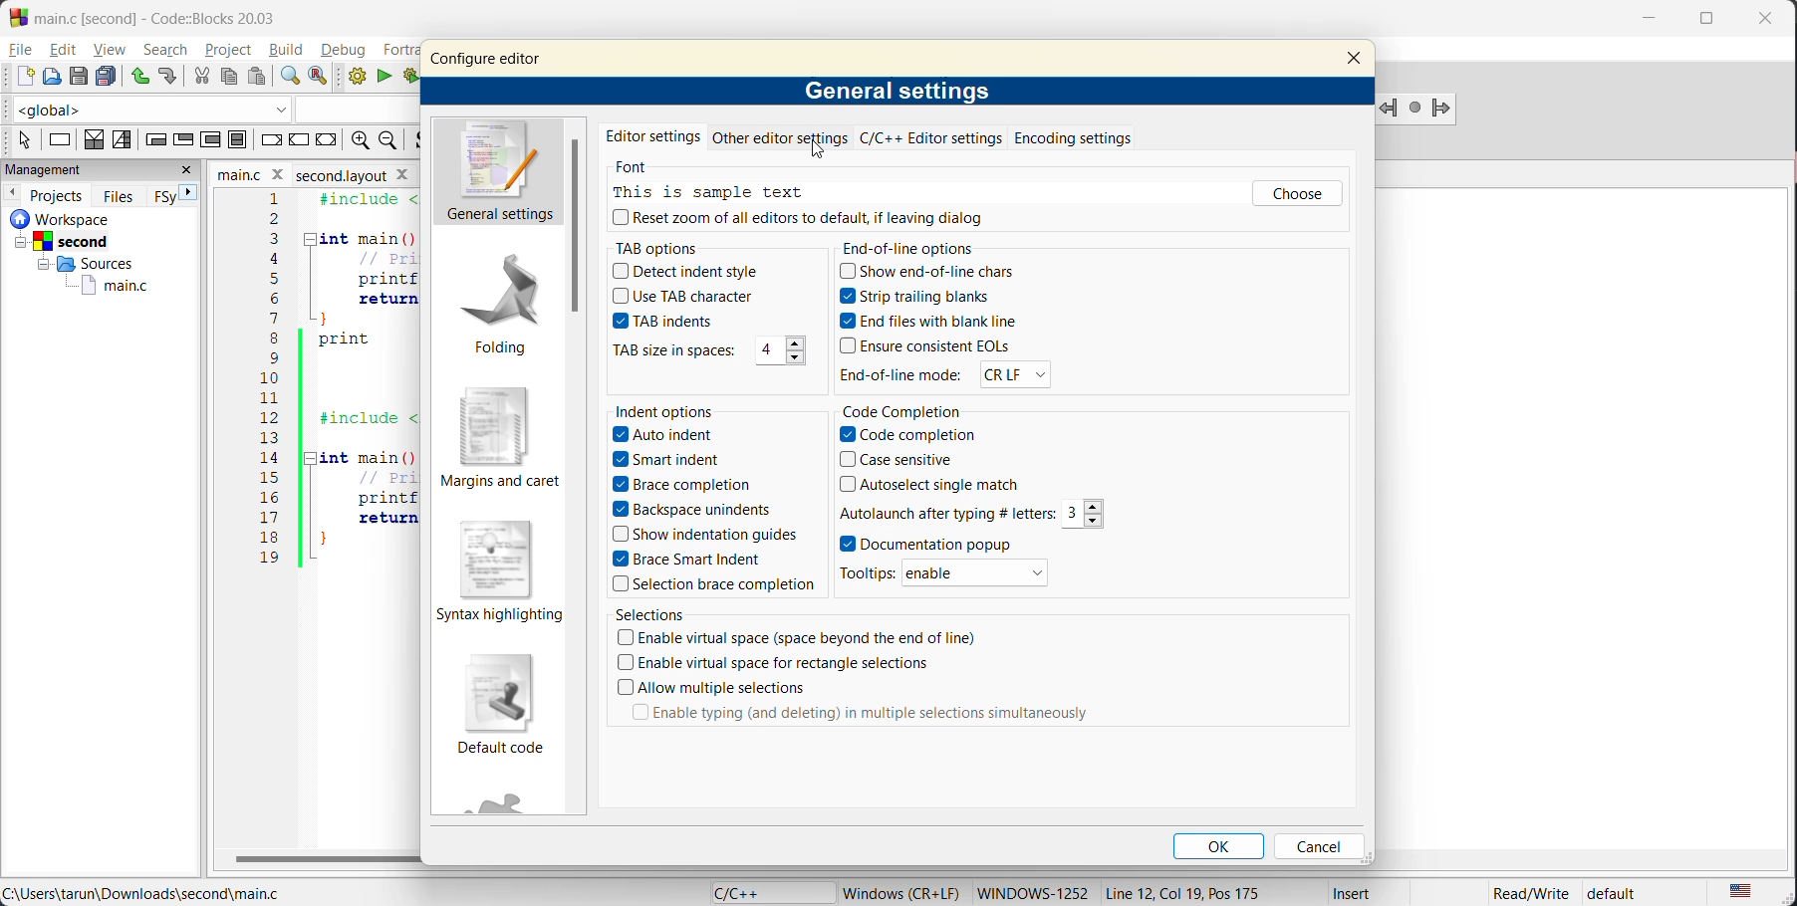 This screenshot has height=906, width=1797. Describe the element at coordinates (348, 51) in the screenshot. I see `debug` at that location.